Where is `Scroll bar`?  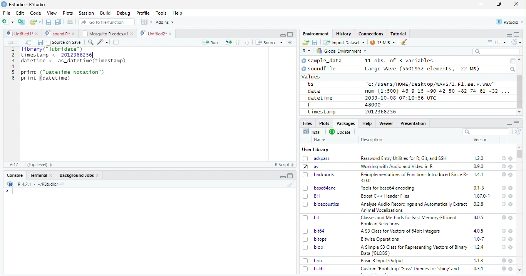
Scroll bar is located at coordinates (520, 92).